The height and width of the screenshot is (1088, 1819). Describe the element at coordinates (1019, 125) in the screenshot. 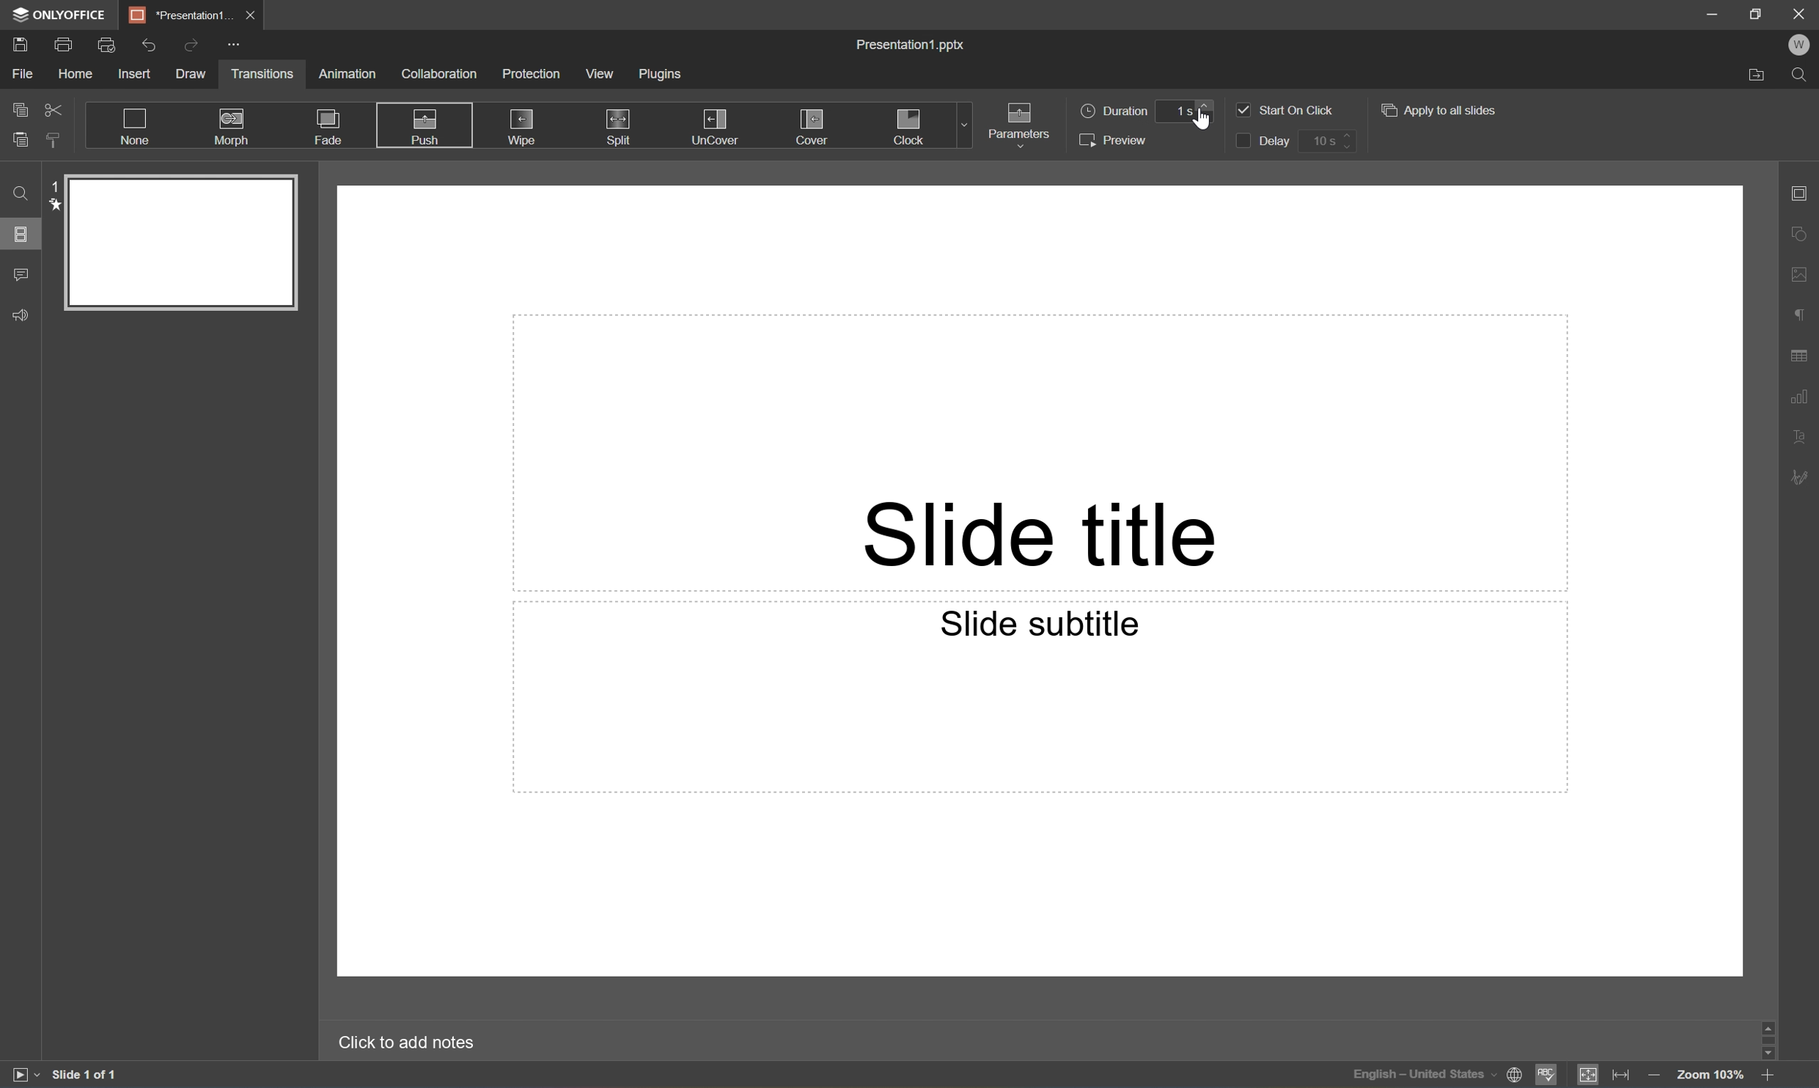

I see `Parameters` at that location.